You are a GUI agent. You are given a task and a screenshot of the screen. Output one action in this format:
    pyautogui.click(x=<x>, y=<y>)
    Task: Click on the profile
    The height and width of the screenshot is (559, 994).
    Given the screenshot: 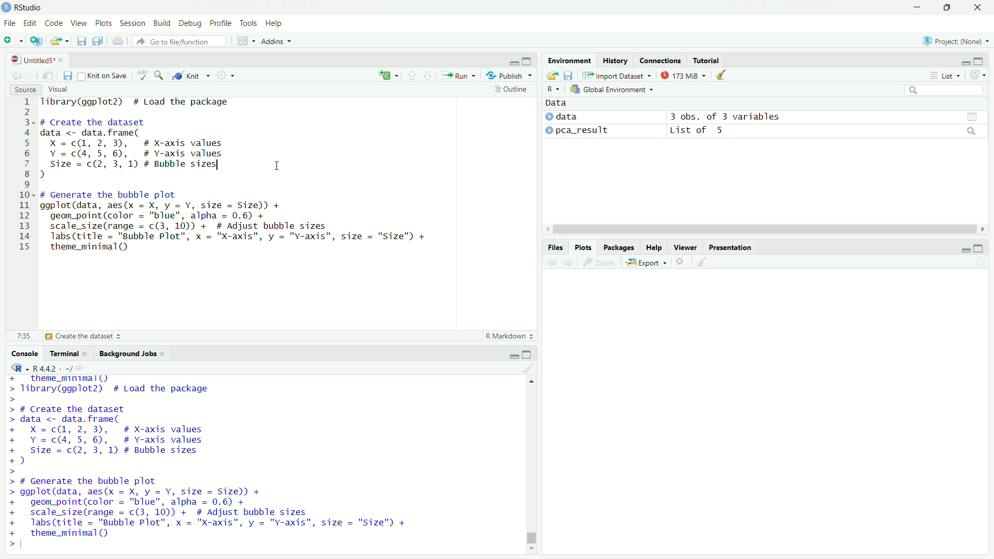 What is the action you would take?
    pyautogui.click(x=222, y=24)
    